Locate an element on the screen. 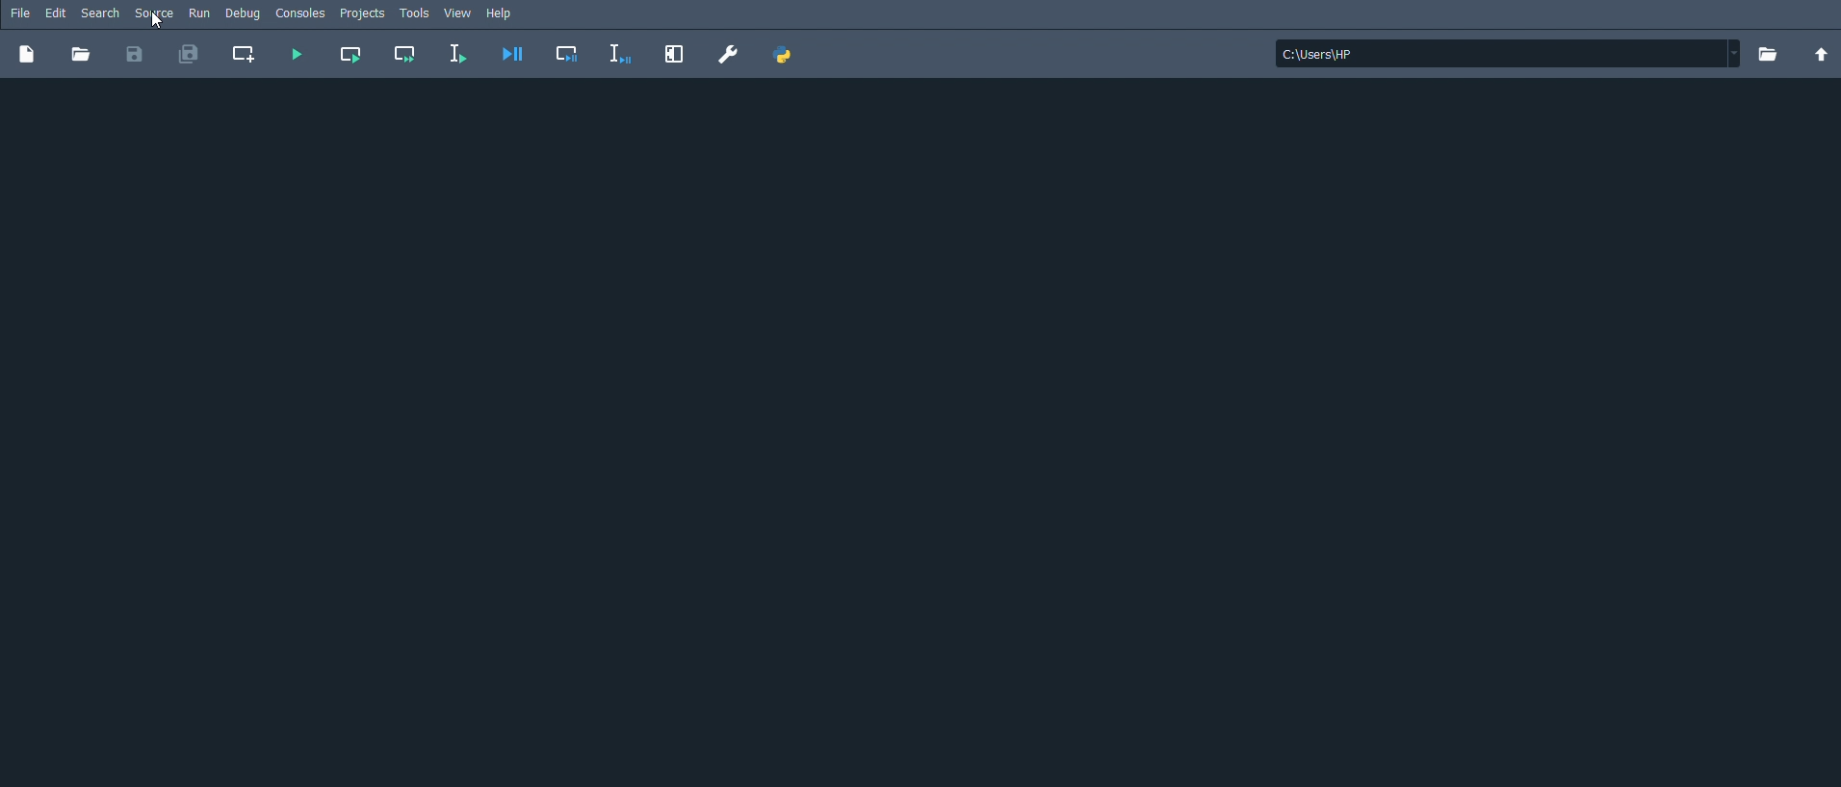 The image size is (1841, 787). Save all files is located at coordinates (191, 55).